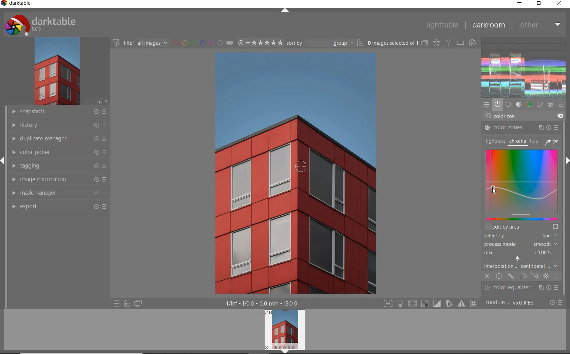 Image resolution: width=570 pixels, height=354 pixels. What do you see at coordinates (487, 276) in the screenshot?
I see `CLOSE` at bounding box center [487, 276].